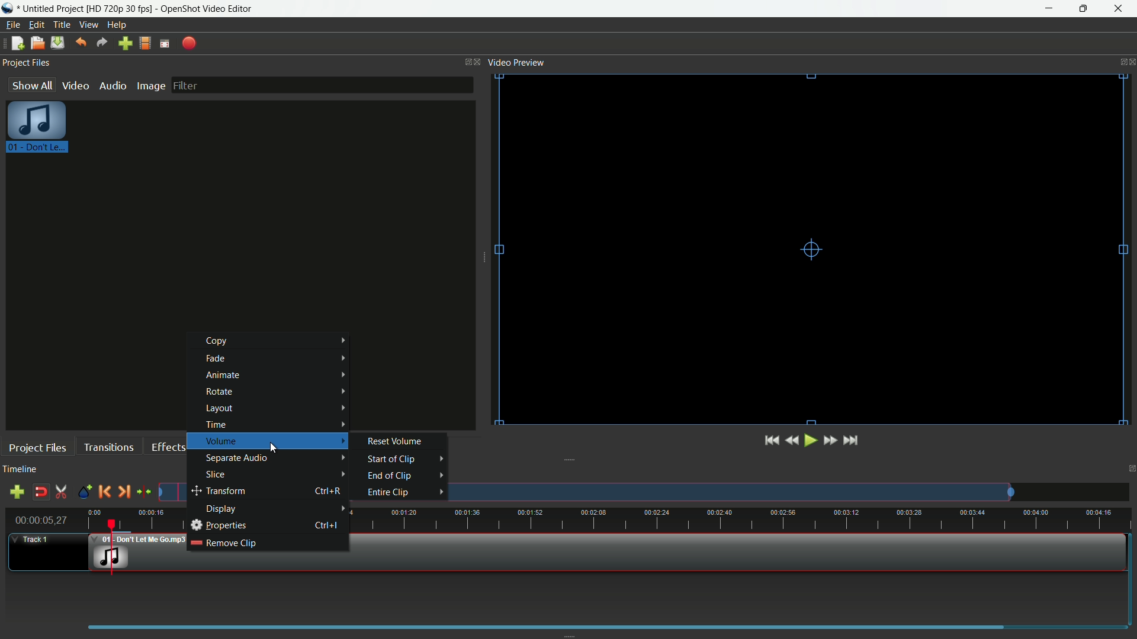 The width and height of the screenshot is (1137, 639). Describe the element at coordinates (22, 470) in the screenshot. I see `timeline` at that location.